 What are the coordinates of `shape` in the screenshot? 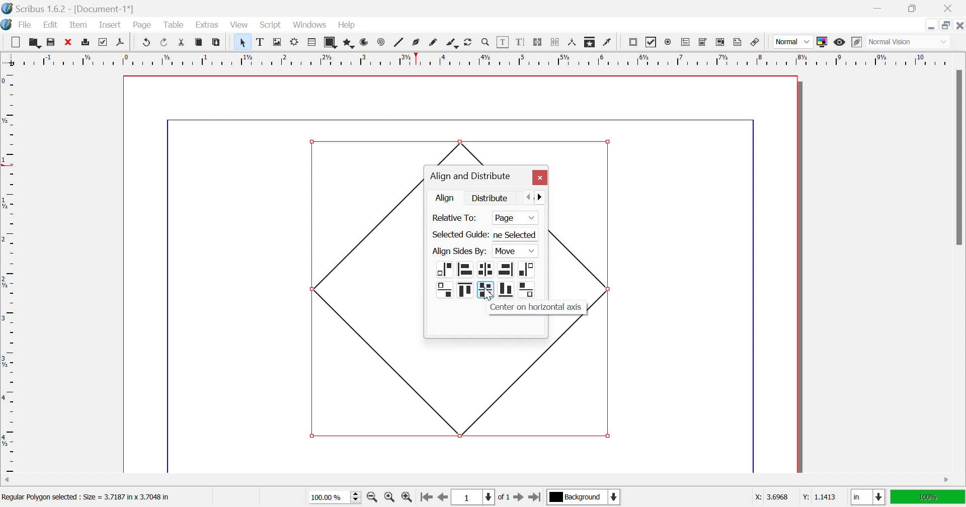 It's located at (521, 389).